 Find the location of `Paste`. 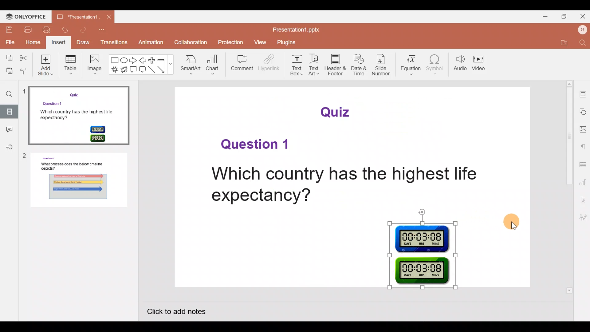

Paste is located at coordinates (8, 69).